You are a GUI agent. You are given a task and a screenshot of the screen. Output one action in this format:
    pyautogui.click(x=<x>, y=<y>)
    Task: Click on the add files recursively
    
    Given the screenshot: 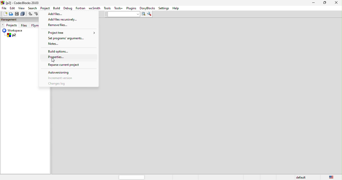 What is the action you would take?
    pyautogui.click(x=66, y=19)
    